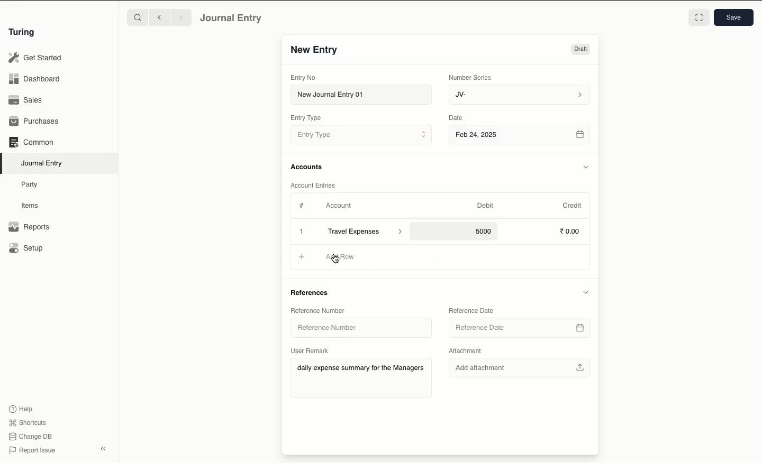 Image resolution: width=762 pixels, height=463 pixels. What do you see at coordinates (699, 17) in the screenshot?
I see `Toggle between form and full width` at bounding box center [699, 17].